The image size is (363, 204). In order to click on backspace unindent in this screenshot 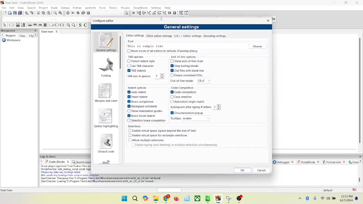, I will do `click(143, 107)`.